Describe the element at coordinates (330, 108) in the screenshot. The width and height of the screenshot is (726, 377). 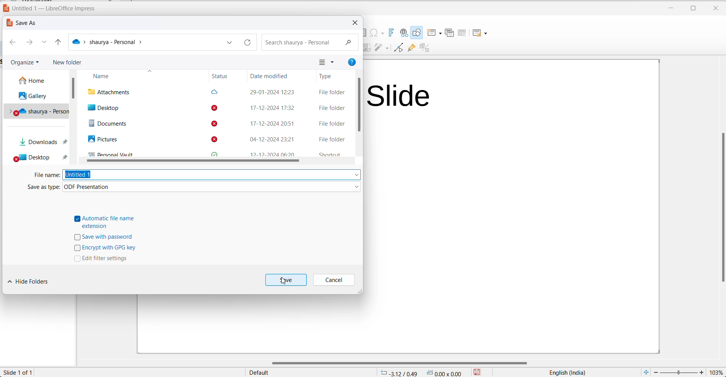
I see `File folder` at that location.